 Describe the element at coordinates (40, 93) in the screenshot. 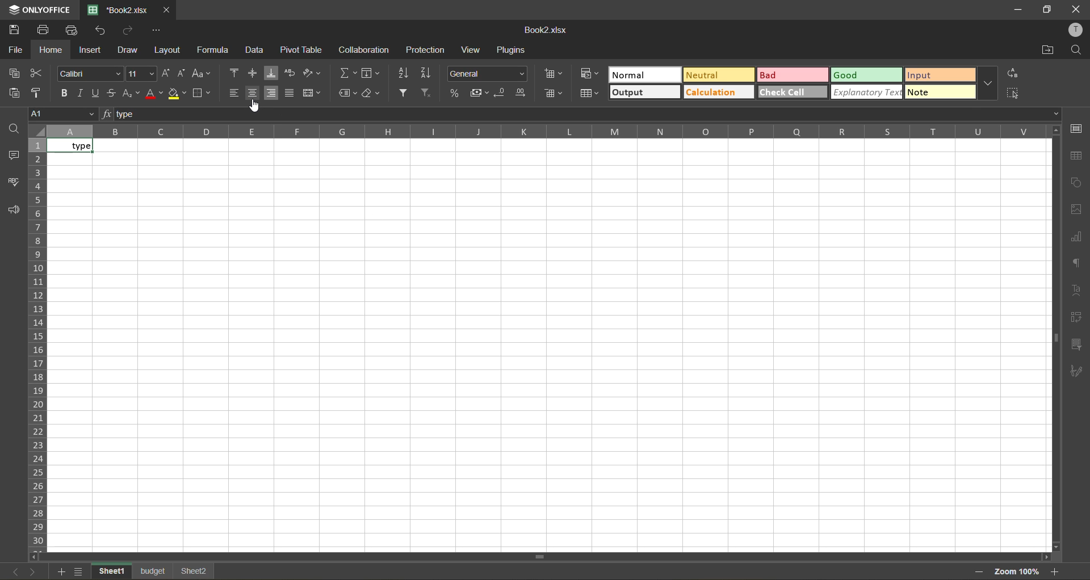

I see `copy style` at that location.